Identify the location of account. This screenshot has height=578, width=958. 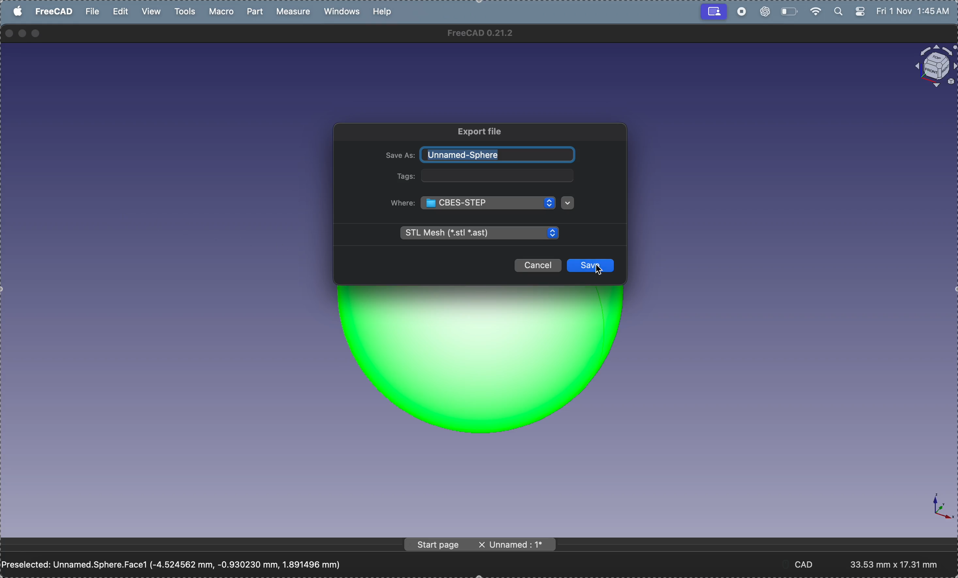
(712, 12).